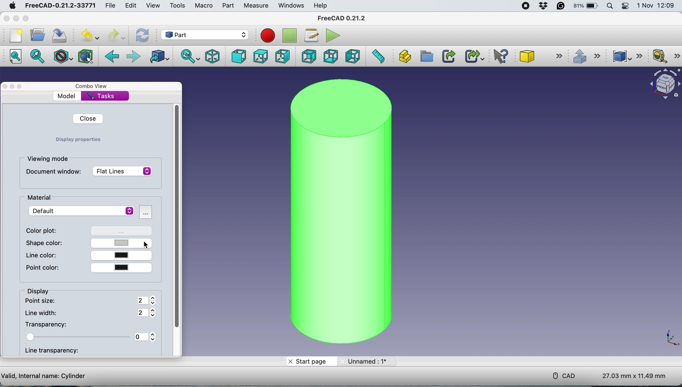 The width and height of the screenshot is (682, 387). I want to click on more options, so click(146, 212).